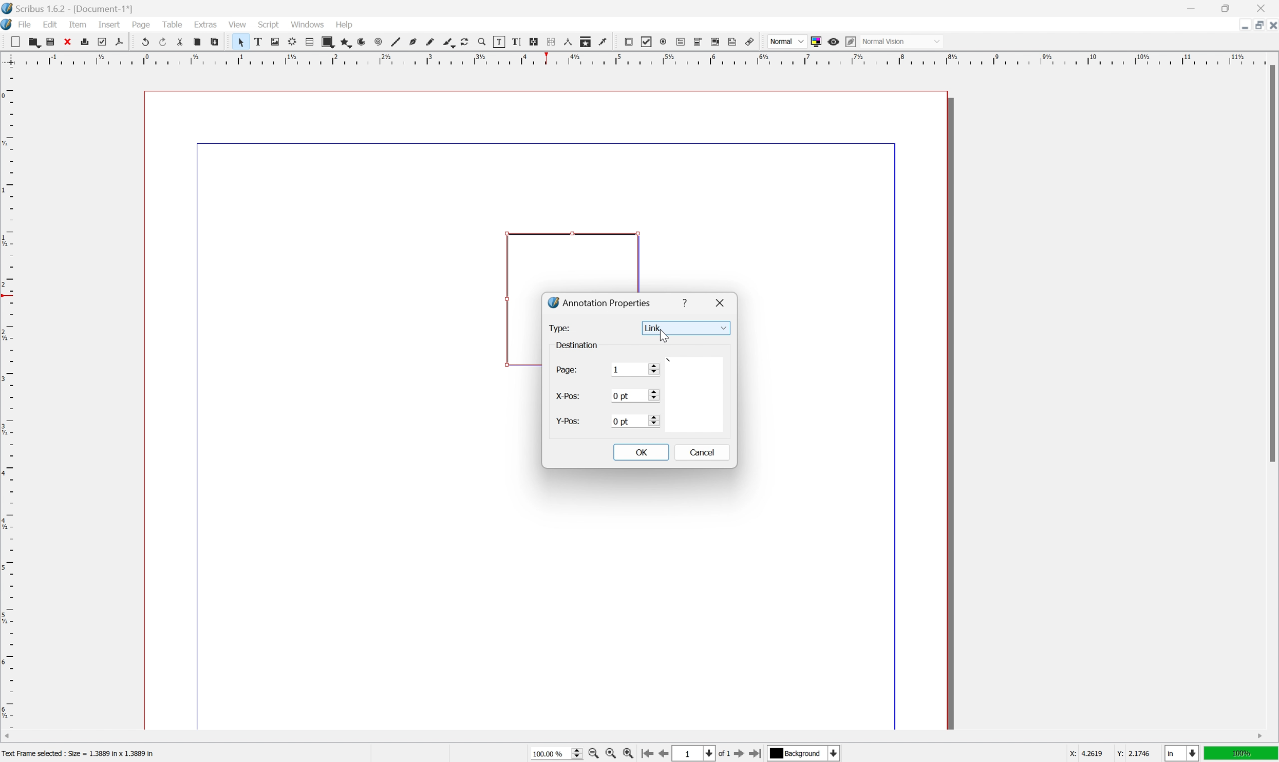 The width and height of the screenshot is (1279, 762). What do you see at coordinates (8, 397) in the screenshot?
I see `ruler` at bounding box center [8, 397].